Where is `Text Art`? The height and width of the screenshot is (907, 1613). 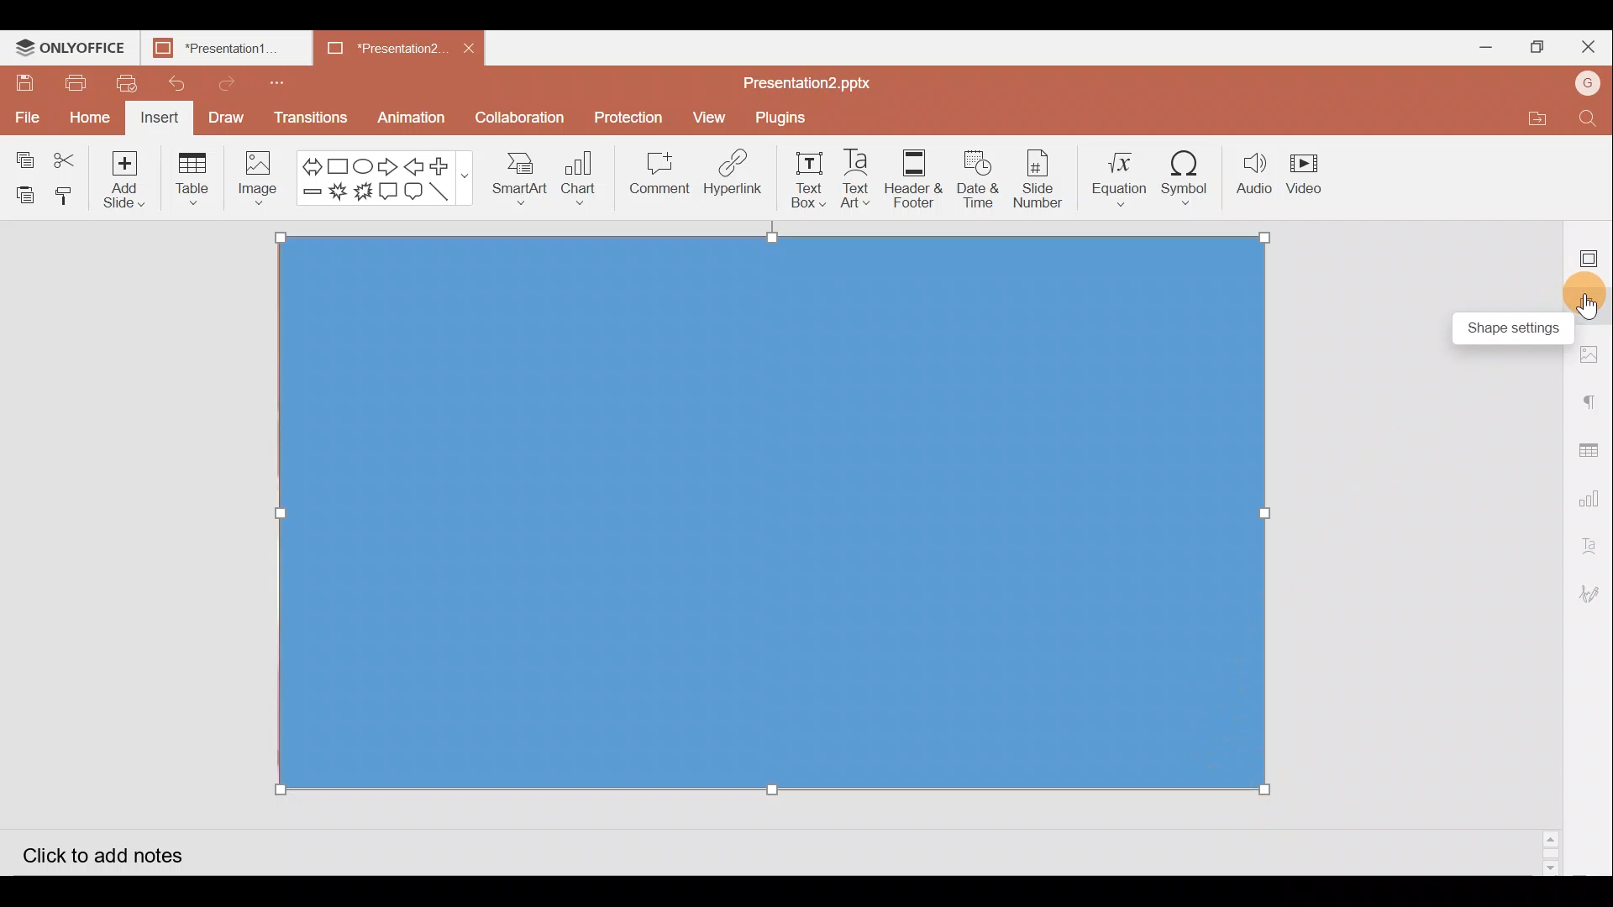
Text Art is located at coordinates (856, 179).